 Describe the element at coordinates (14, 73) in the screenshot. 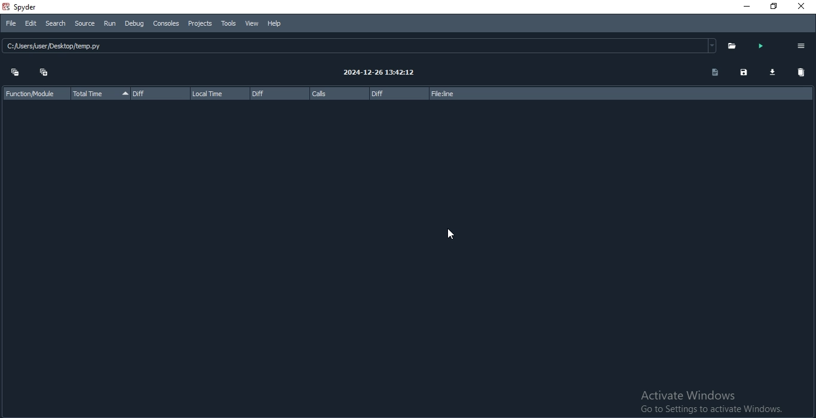

I see `collapse` at that location.